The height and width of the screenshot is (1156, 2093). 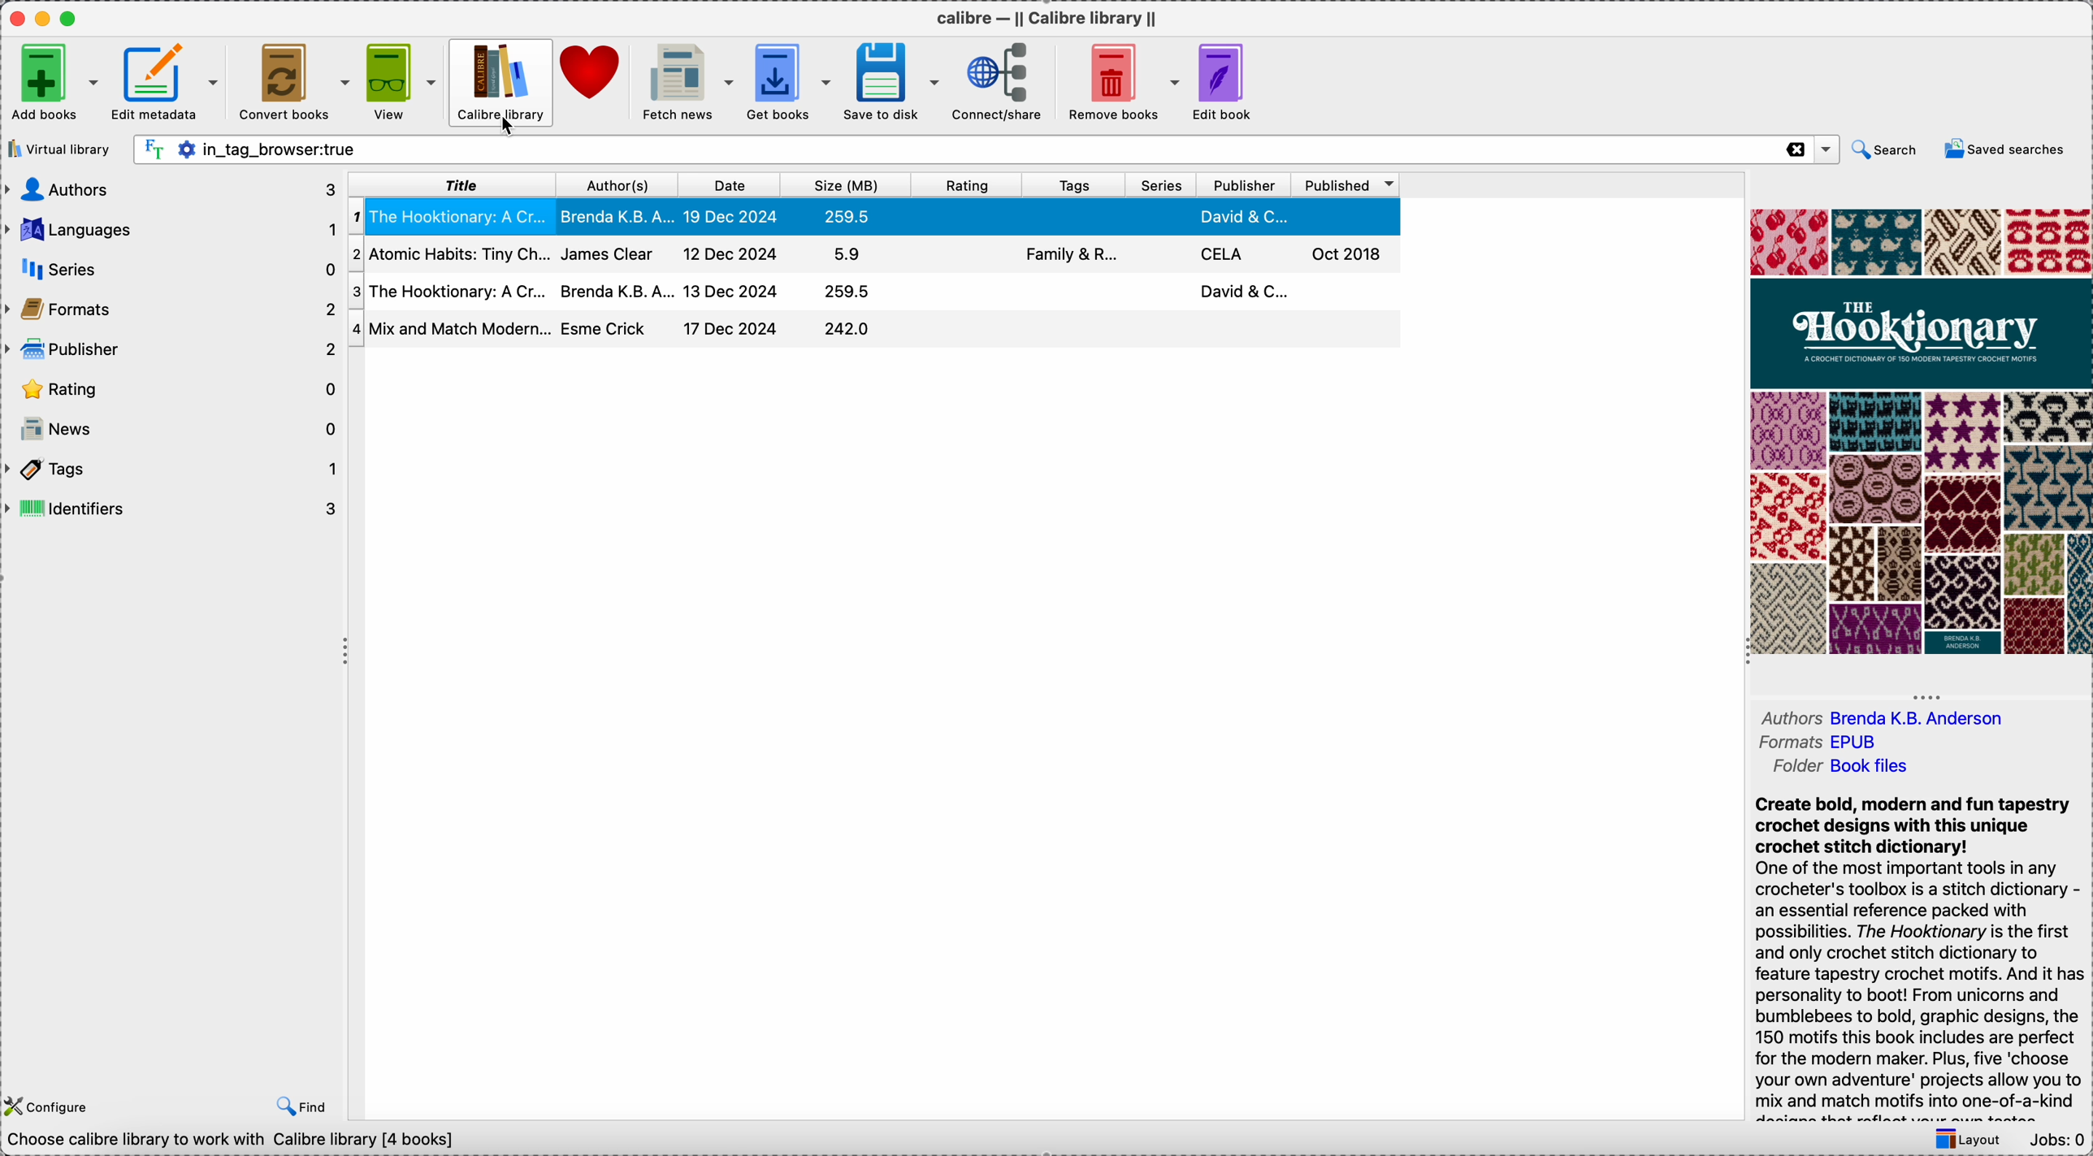 I want to click on four book, so click(x=875, y=331).